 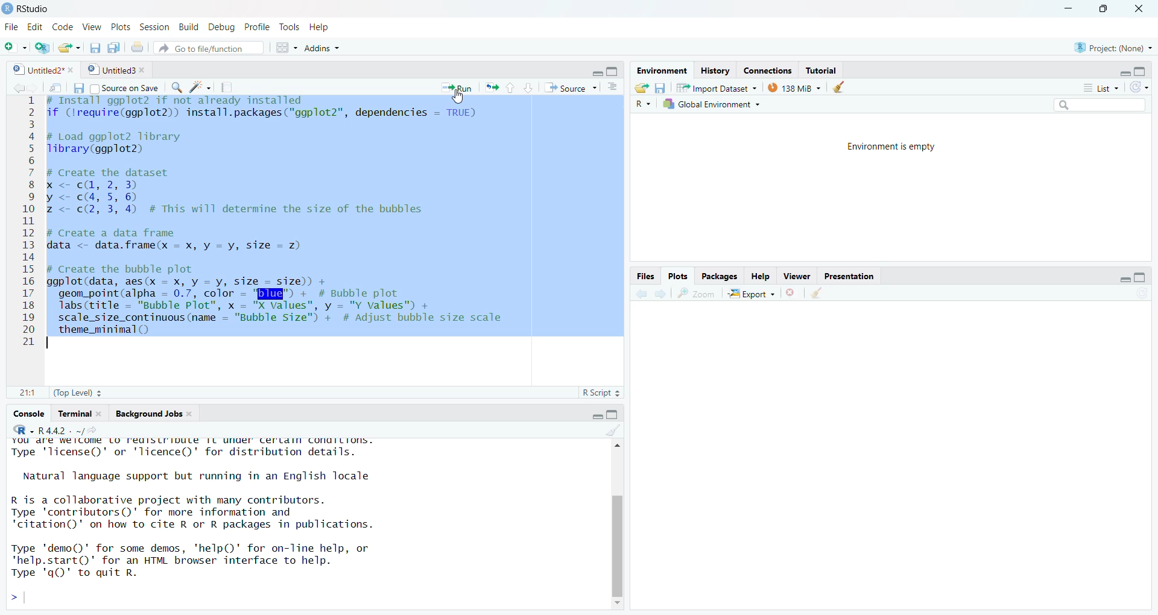 I want to click on code tools, so click(x=199, y=87).